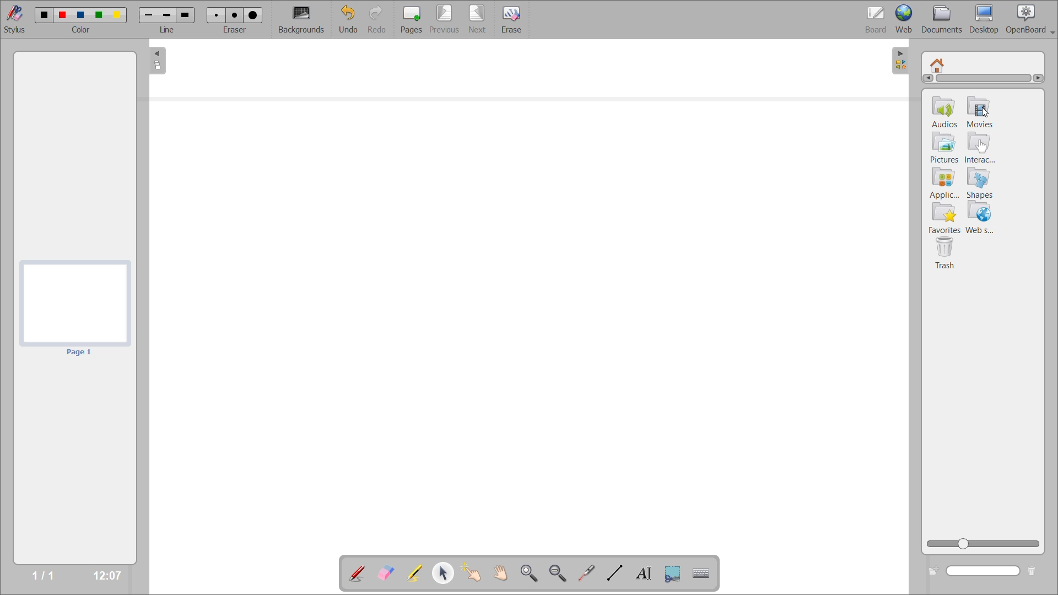 This screenshot has height=595, width=1058. What do you see at coordinates (253, 15) in the screenshot?
I see `eraser 3` at bounding box center [253, 15].